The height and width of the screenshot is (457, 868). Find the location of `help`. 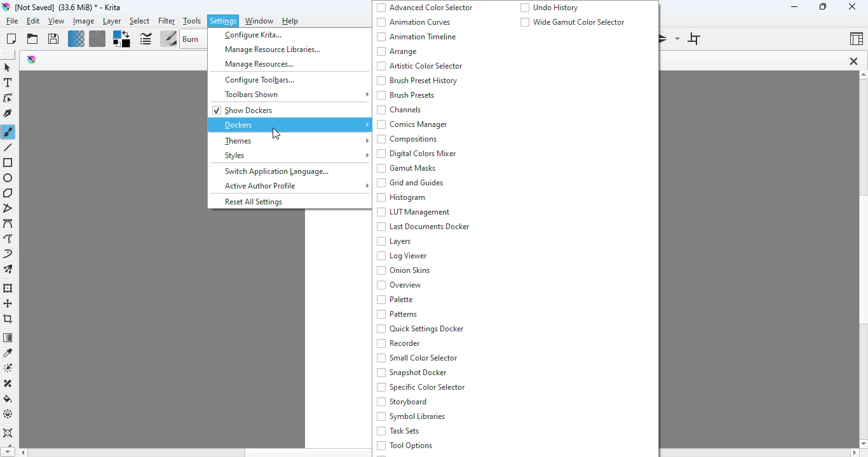

help is located at coordinates (291, 21).